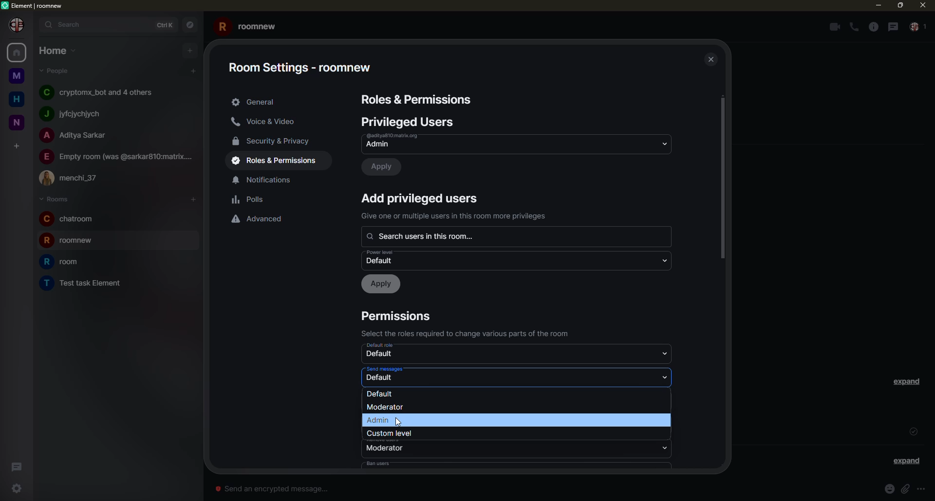  I want to click on sent, so click(913, 431).